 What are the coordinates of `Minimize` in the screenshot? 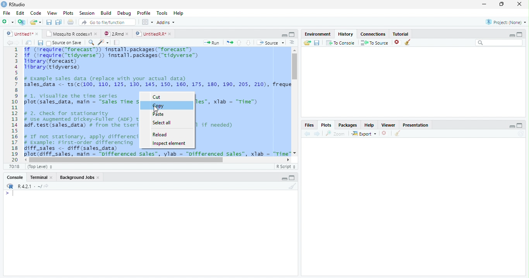 It's located at (485, 4).